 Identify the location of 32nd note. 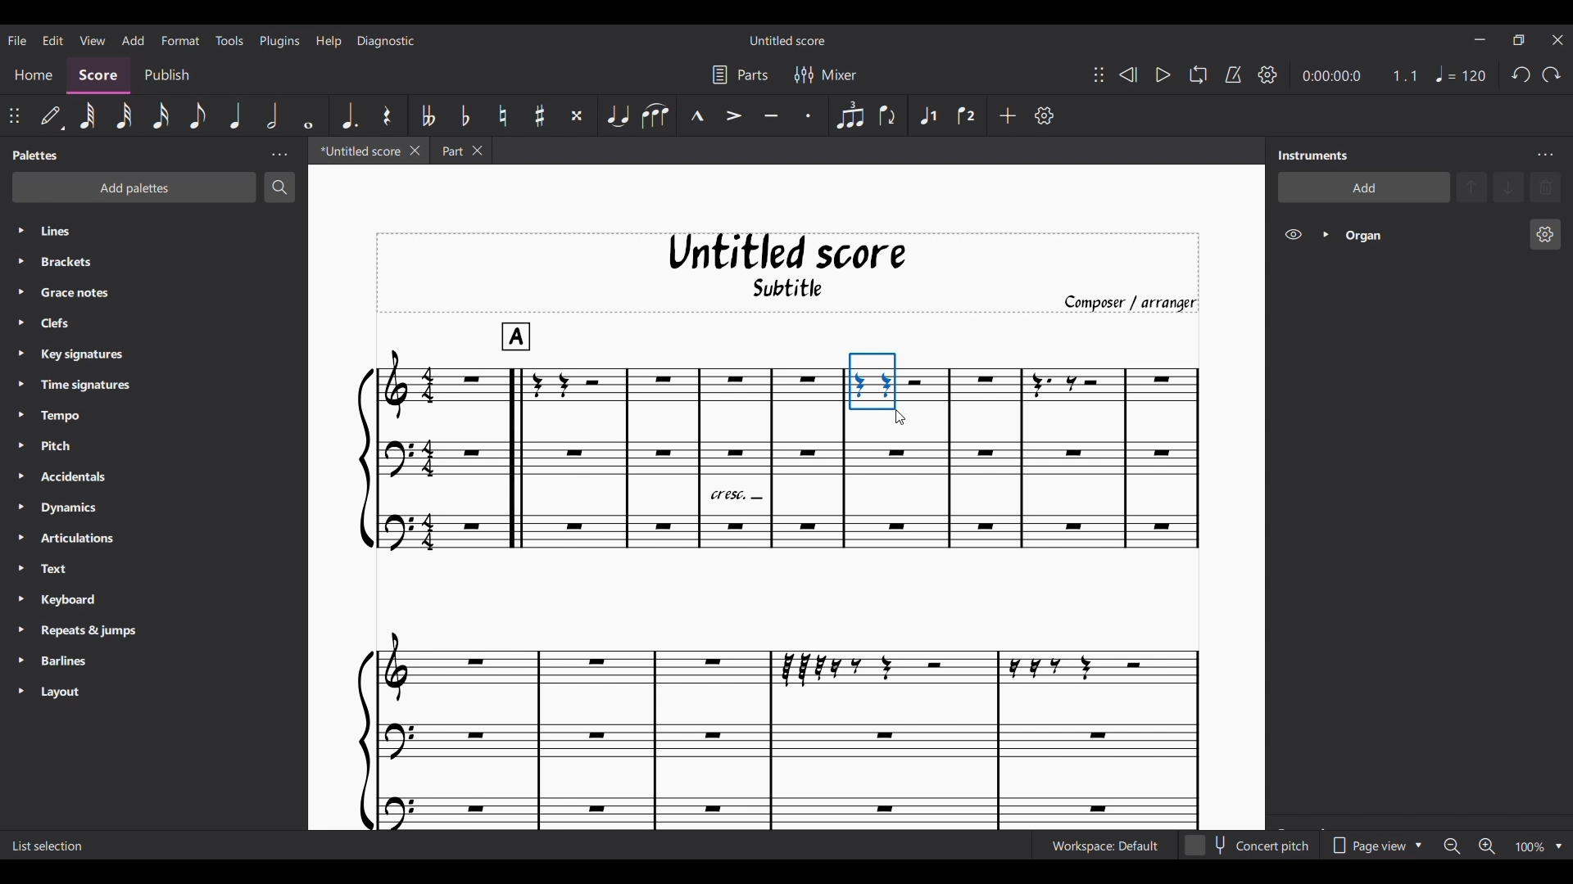
(125, 117).